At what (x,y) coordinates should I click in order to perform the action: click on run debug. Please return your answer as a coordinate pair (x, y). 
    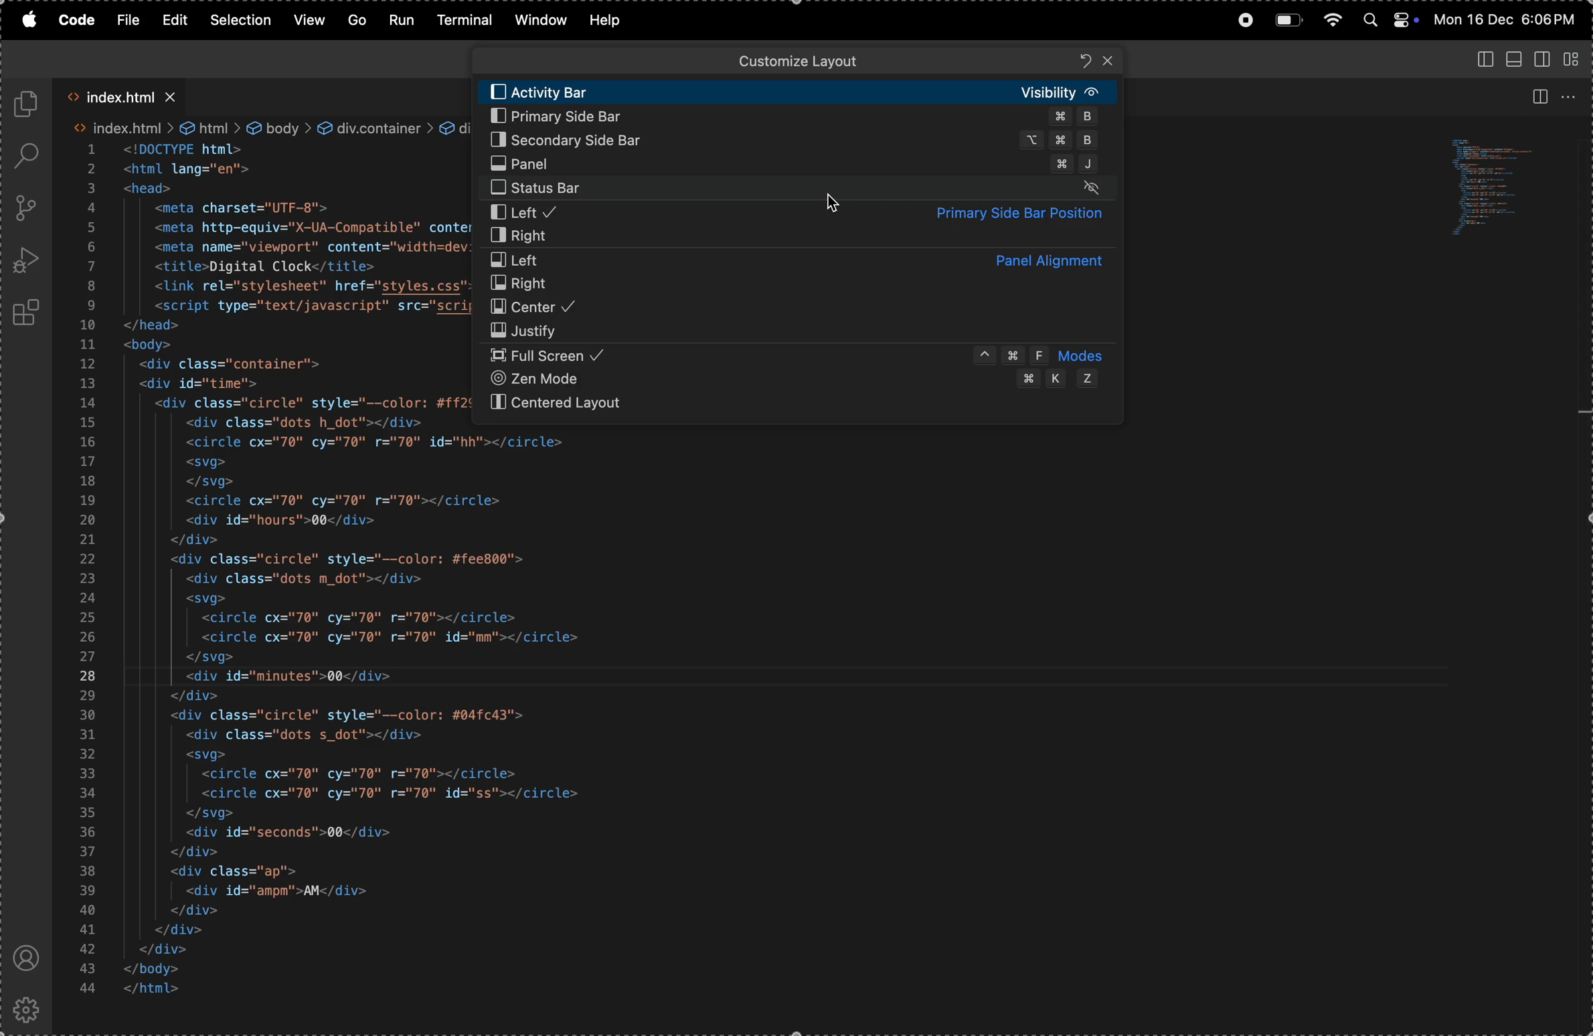
    Looking at the image, I should click on (27, 261).